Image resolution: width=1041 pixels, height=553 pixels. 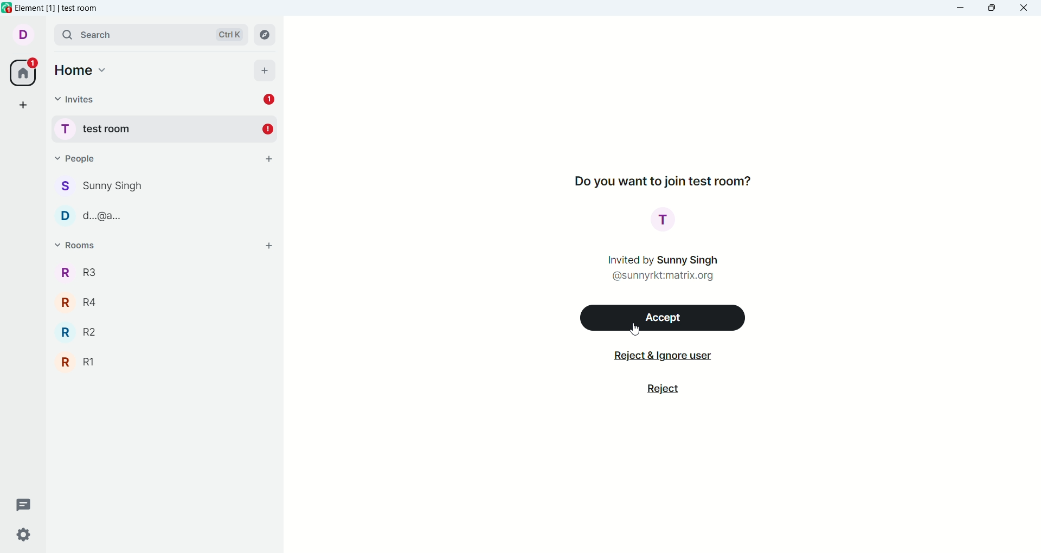 What do you see at coordinates (269, 245) in the screenshot?
I see `add room` at bounding box center [269, 245].